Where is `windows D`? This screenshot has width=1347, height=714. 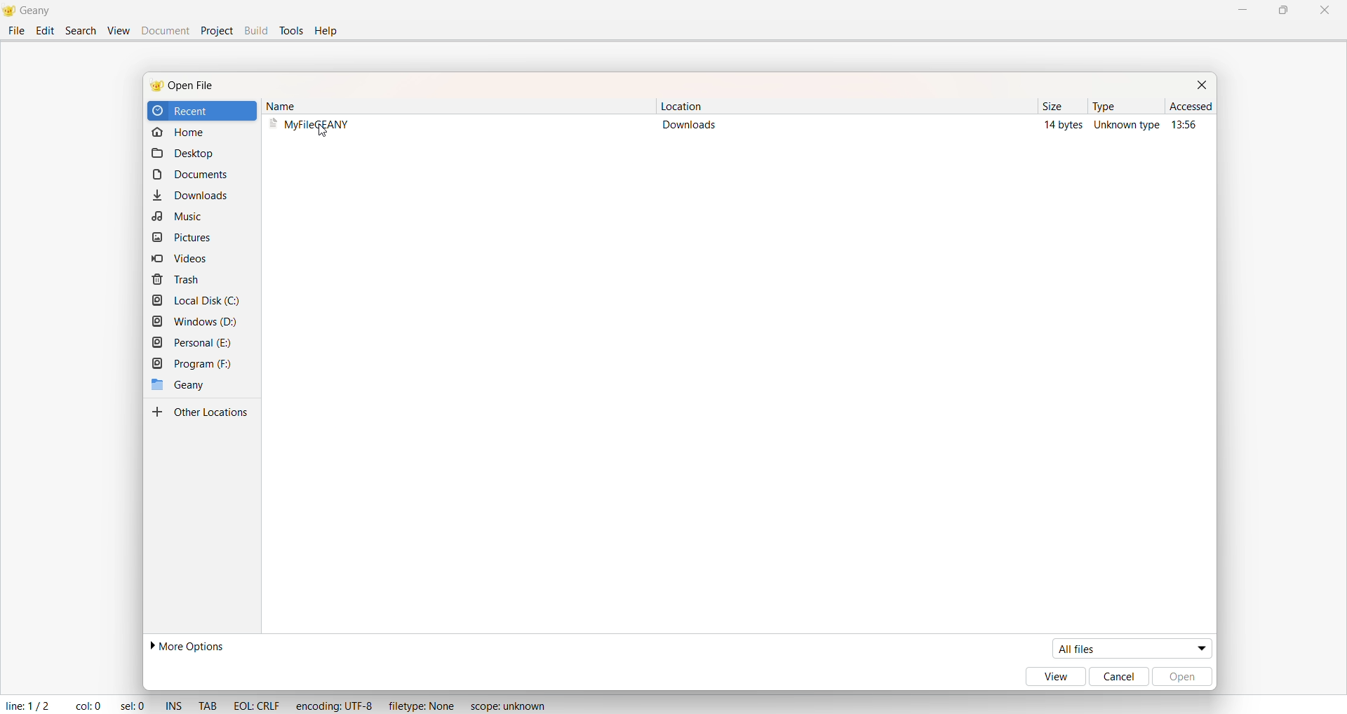
windows D is located at coordinates (196, 321).